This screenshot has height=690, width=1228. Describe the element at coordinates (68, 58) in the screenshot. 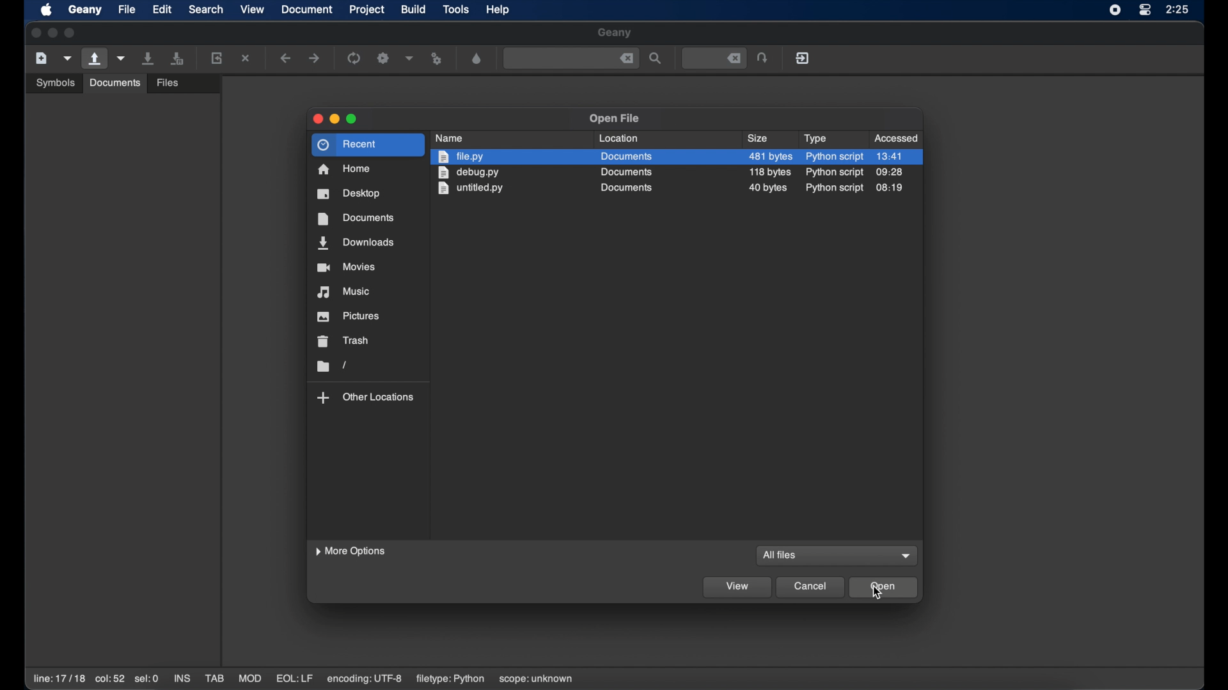

I see `create file from template` at that location.